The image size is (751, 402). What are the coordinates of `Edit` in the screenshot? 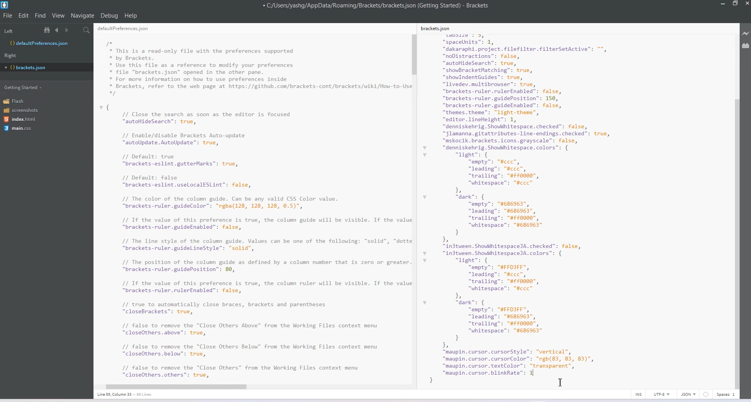 It's located at (24, 15).